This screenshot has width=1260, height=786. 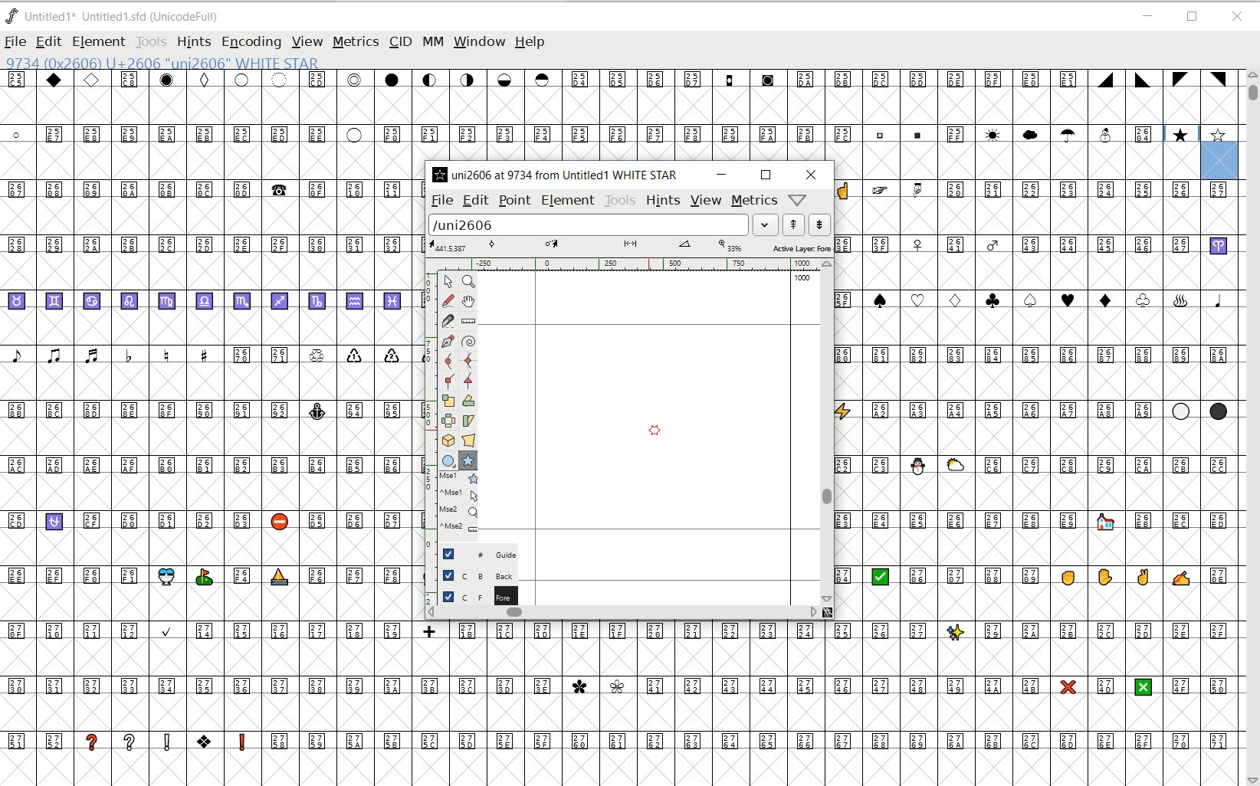 What do you see at coordinates (721, 175) in the screenshot?
I see `MINIMIZE` at bounding box center [721, 175].